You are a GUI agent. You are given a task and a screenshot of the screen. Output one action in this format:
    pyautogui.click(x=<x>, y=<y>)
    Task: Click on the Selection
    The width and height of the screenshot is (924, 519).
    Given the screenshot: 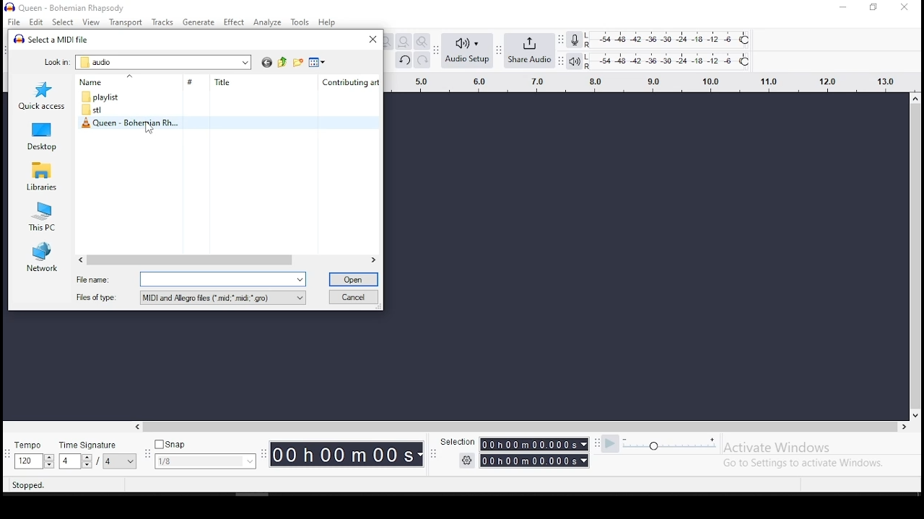 What is the action you would take?
    pyautogui.click(x=456, y=441)
    